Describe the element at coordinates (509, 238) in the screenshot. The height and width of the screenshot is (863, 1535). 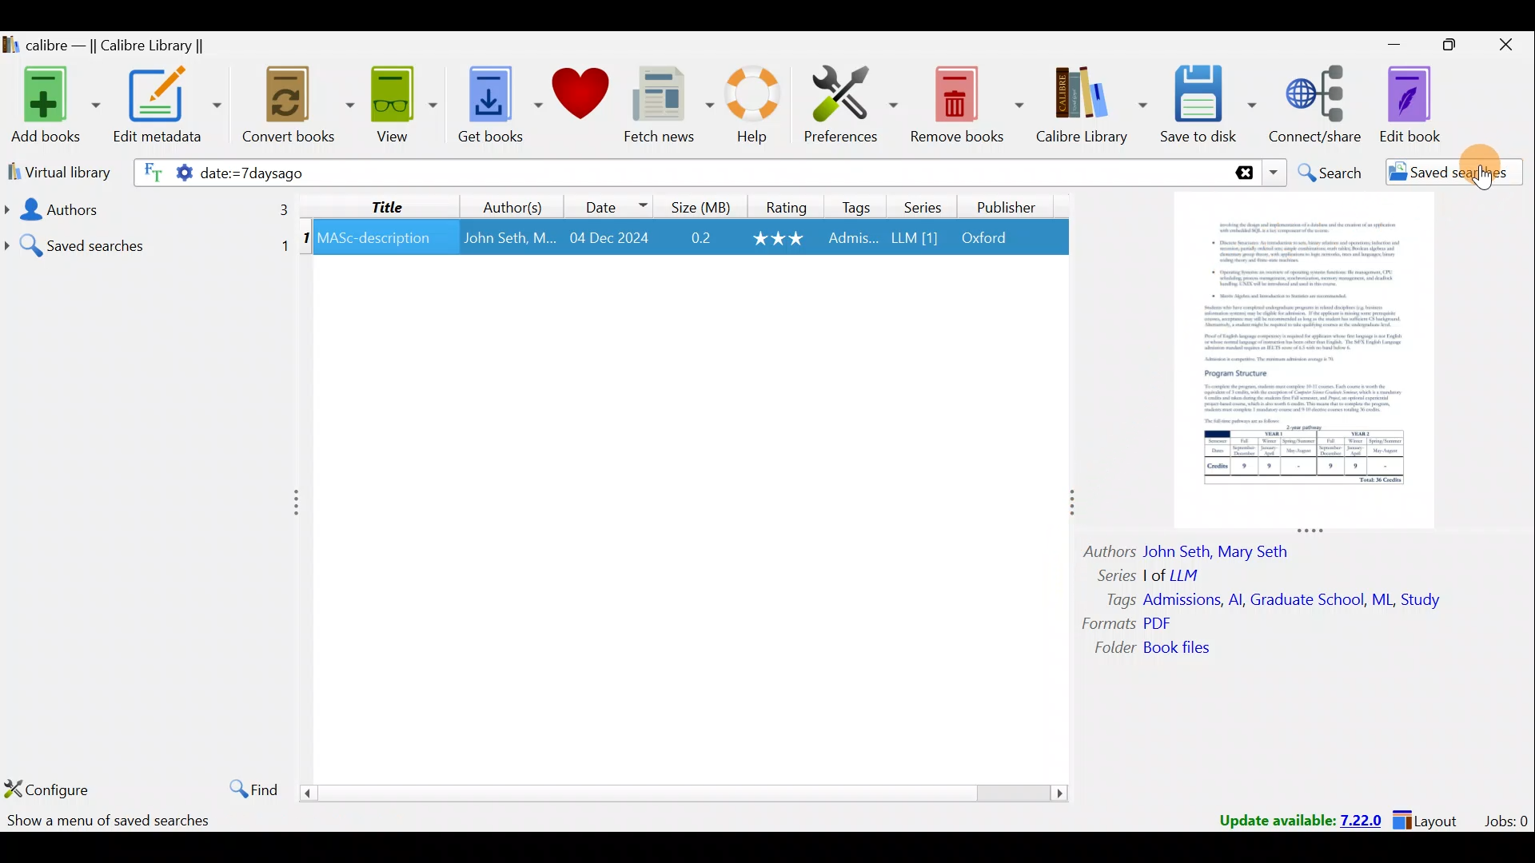
I see `John Seth, M...` at that location.